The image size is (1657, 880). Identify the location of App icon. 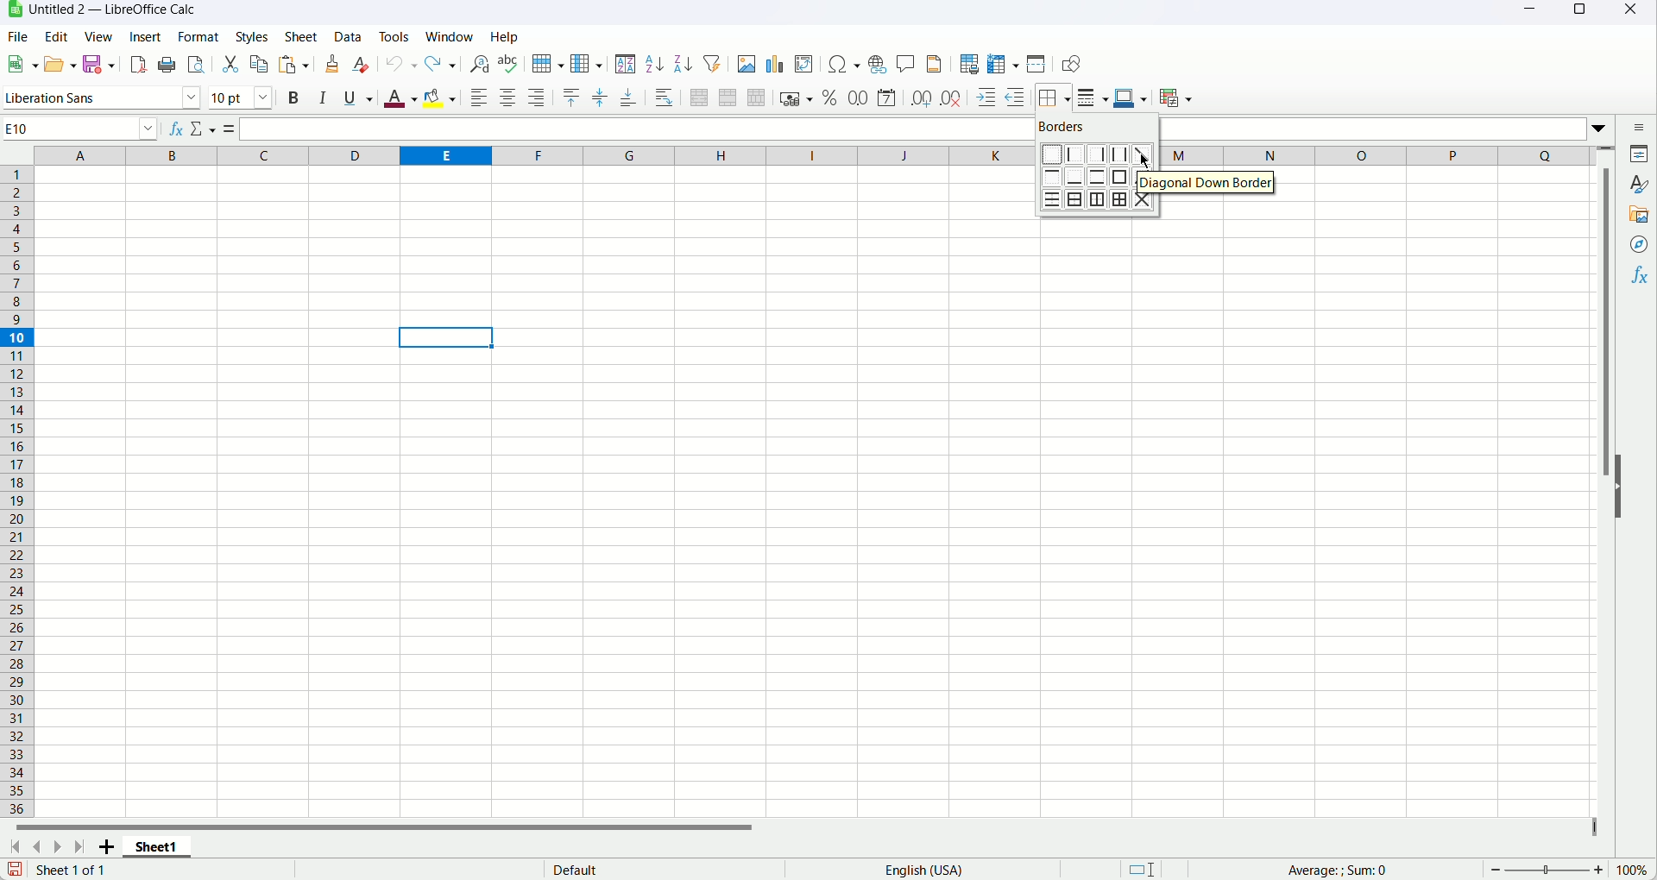
(12, 10).